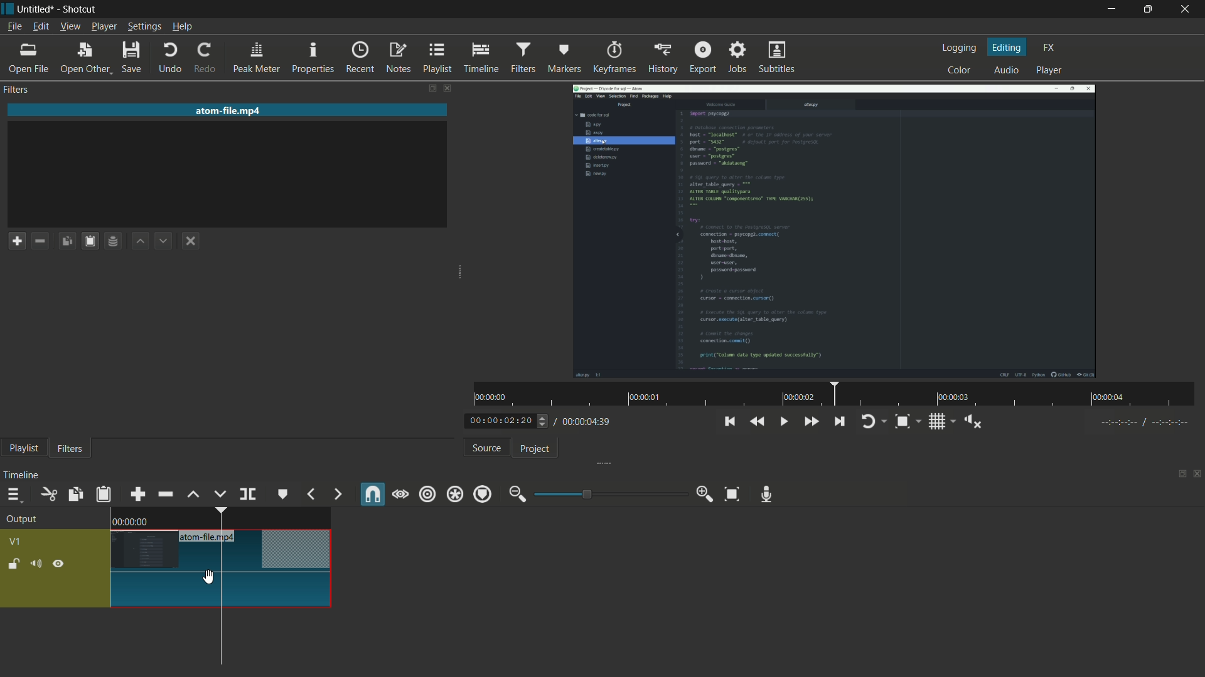 The height and width of the screenshot is (677, 1205). What do you see at coordinates (255, 58) in the screenshot?
I see `peak meter` at bounding box center [255, 58].